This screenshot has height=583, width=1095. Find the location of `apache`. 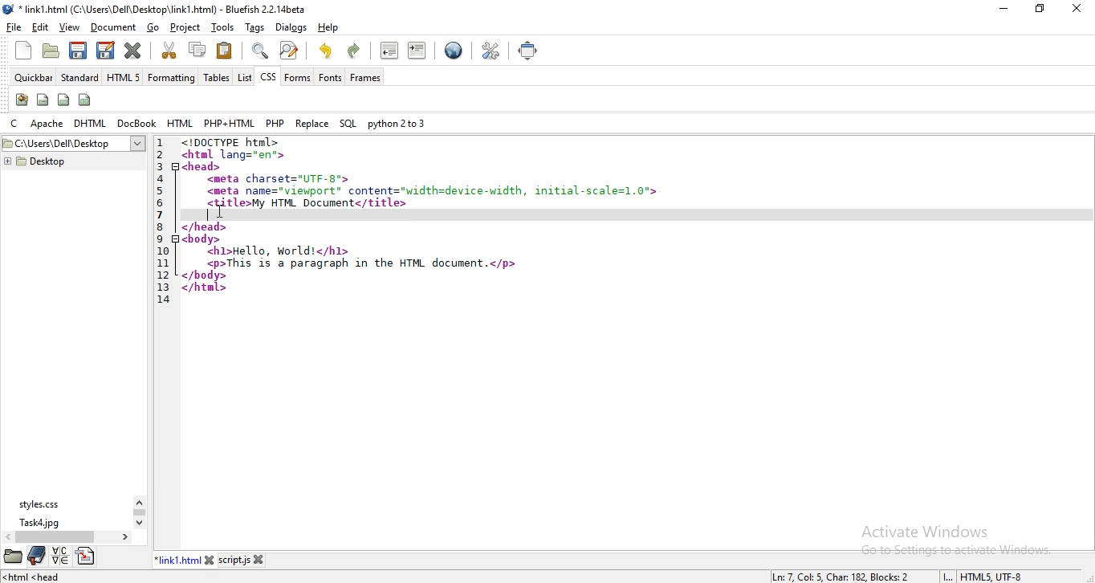

apache is located at coordinates (47, 123).